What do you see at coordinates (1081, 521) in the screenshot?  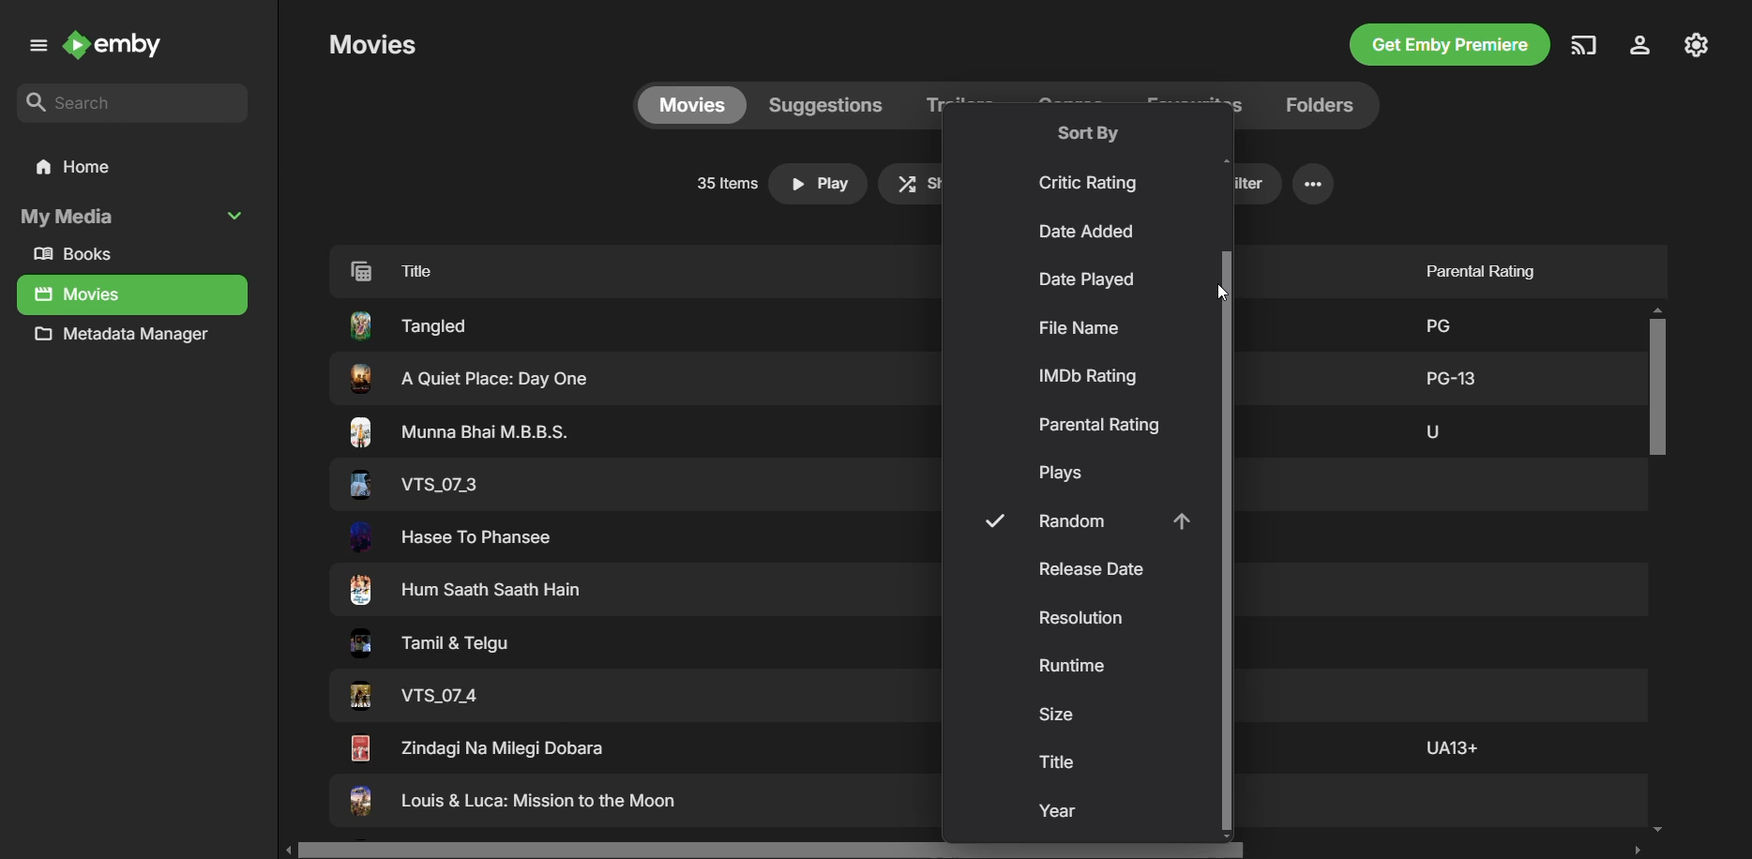 I see `Current Sort Order - Random` at bounding box center [1081, 521].